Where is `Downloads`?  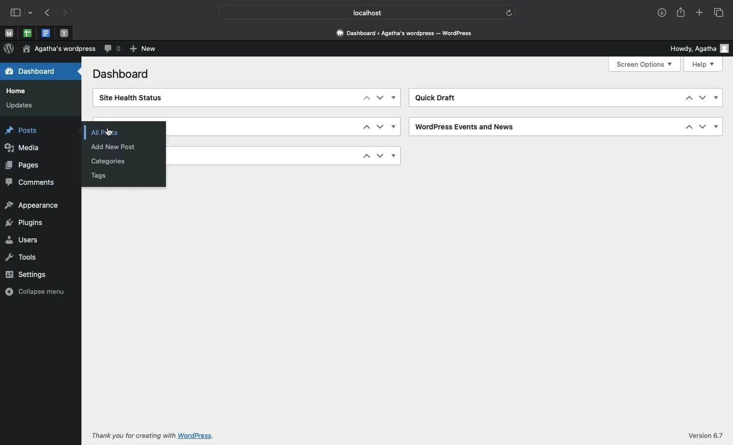 Downloads is located at coordinates (661, 13).